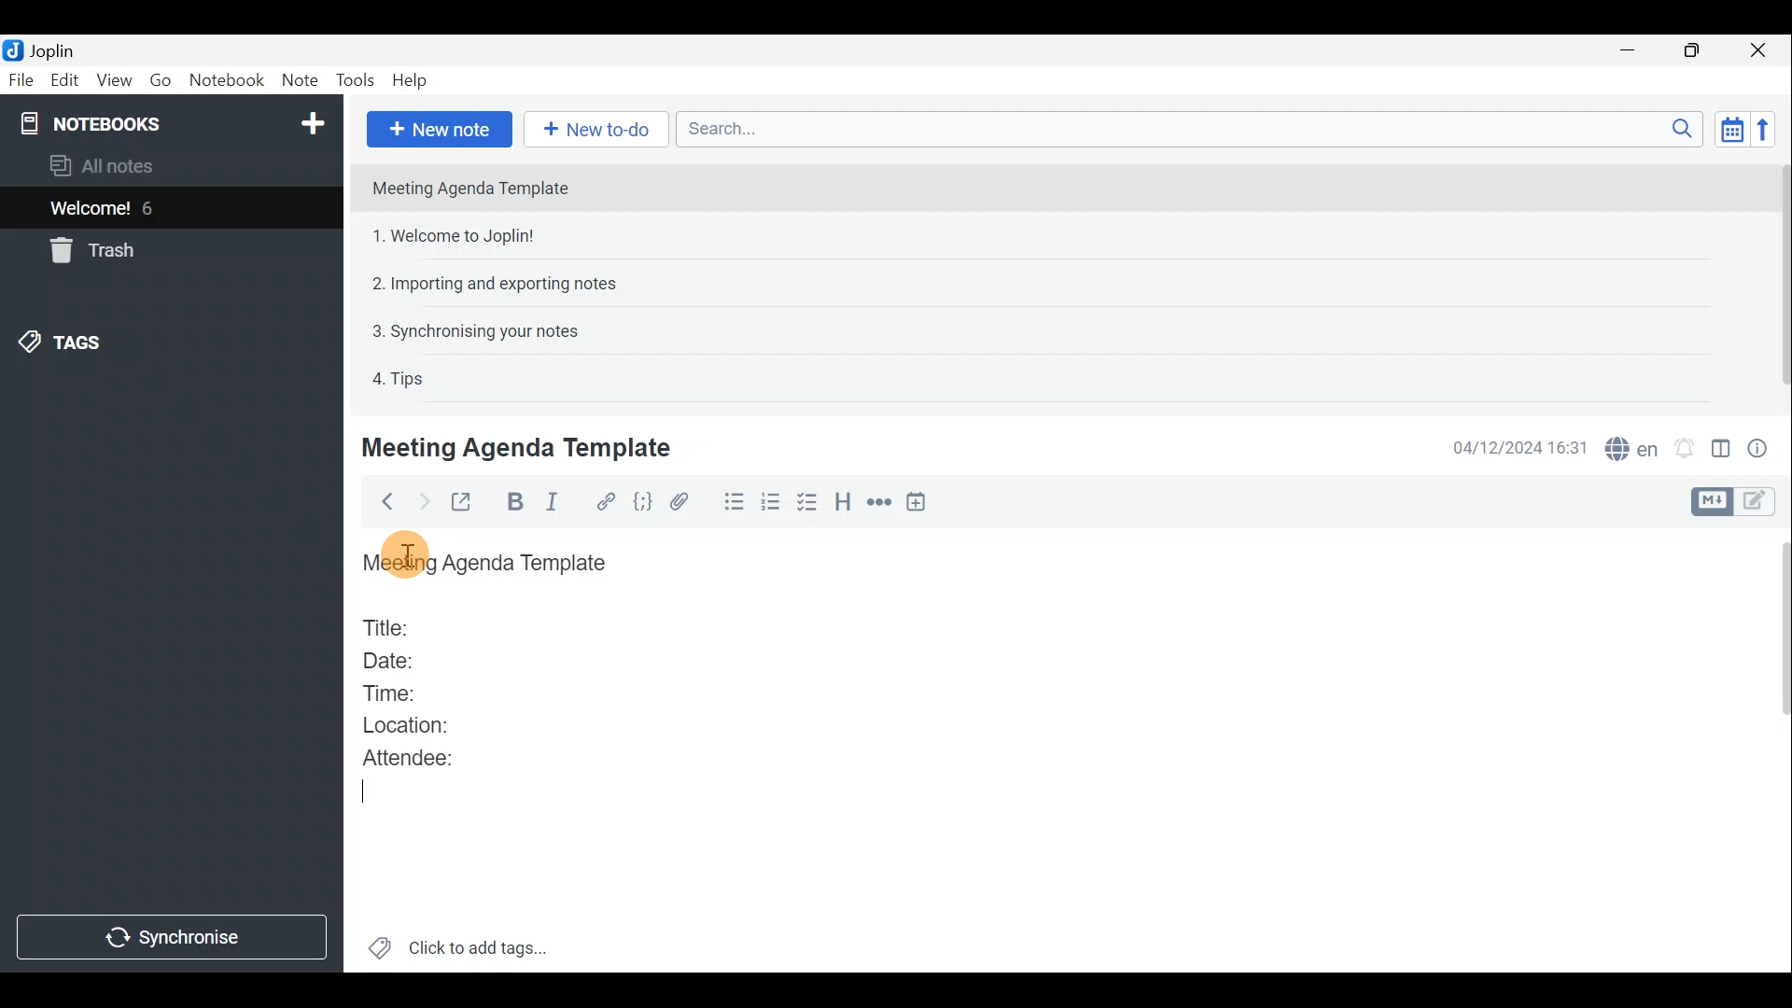 The height and width of the screenshot is (1008, 1792). What do you see at coordinates (382, 505) in the screenshot?
I see `Back` at bounding box center [382, 505].